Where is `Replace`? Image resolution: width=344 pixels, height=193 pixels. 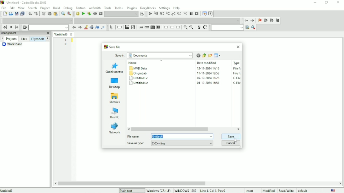
Replace is located at coordinates (69, 14).